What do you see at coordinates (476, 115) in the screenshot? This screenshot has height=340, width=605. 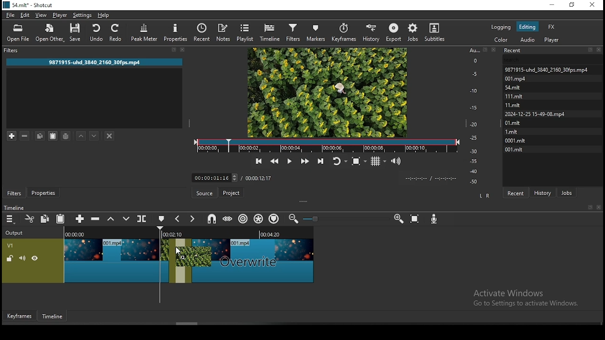 I see `scale` at bounding box center [476, 115].